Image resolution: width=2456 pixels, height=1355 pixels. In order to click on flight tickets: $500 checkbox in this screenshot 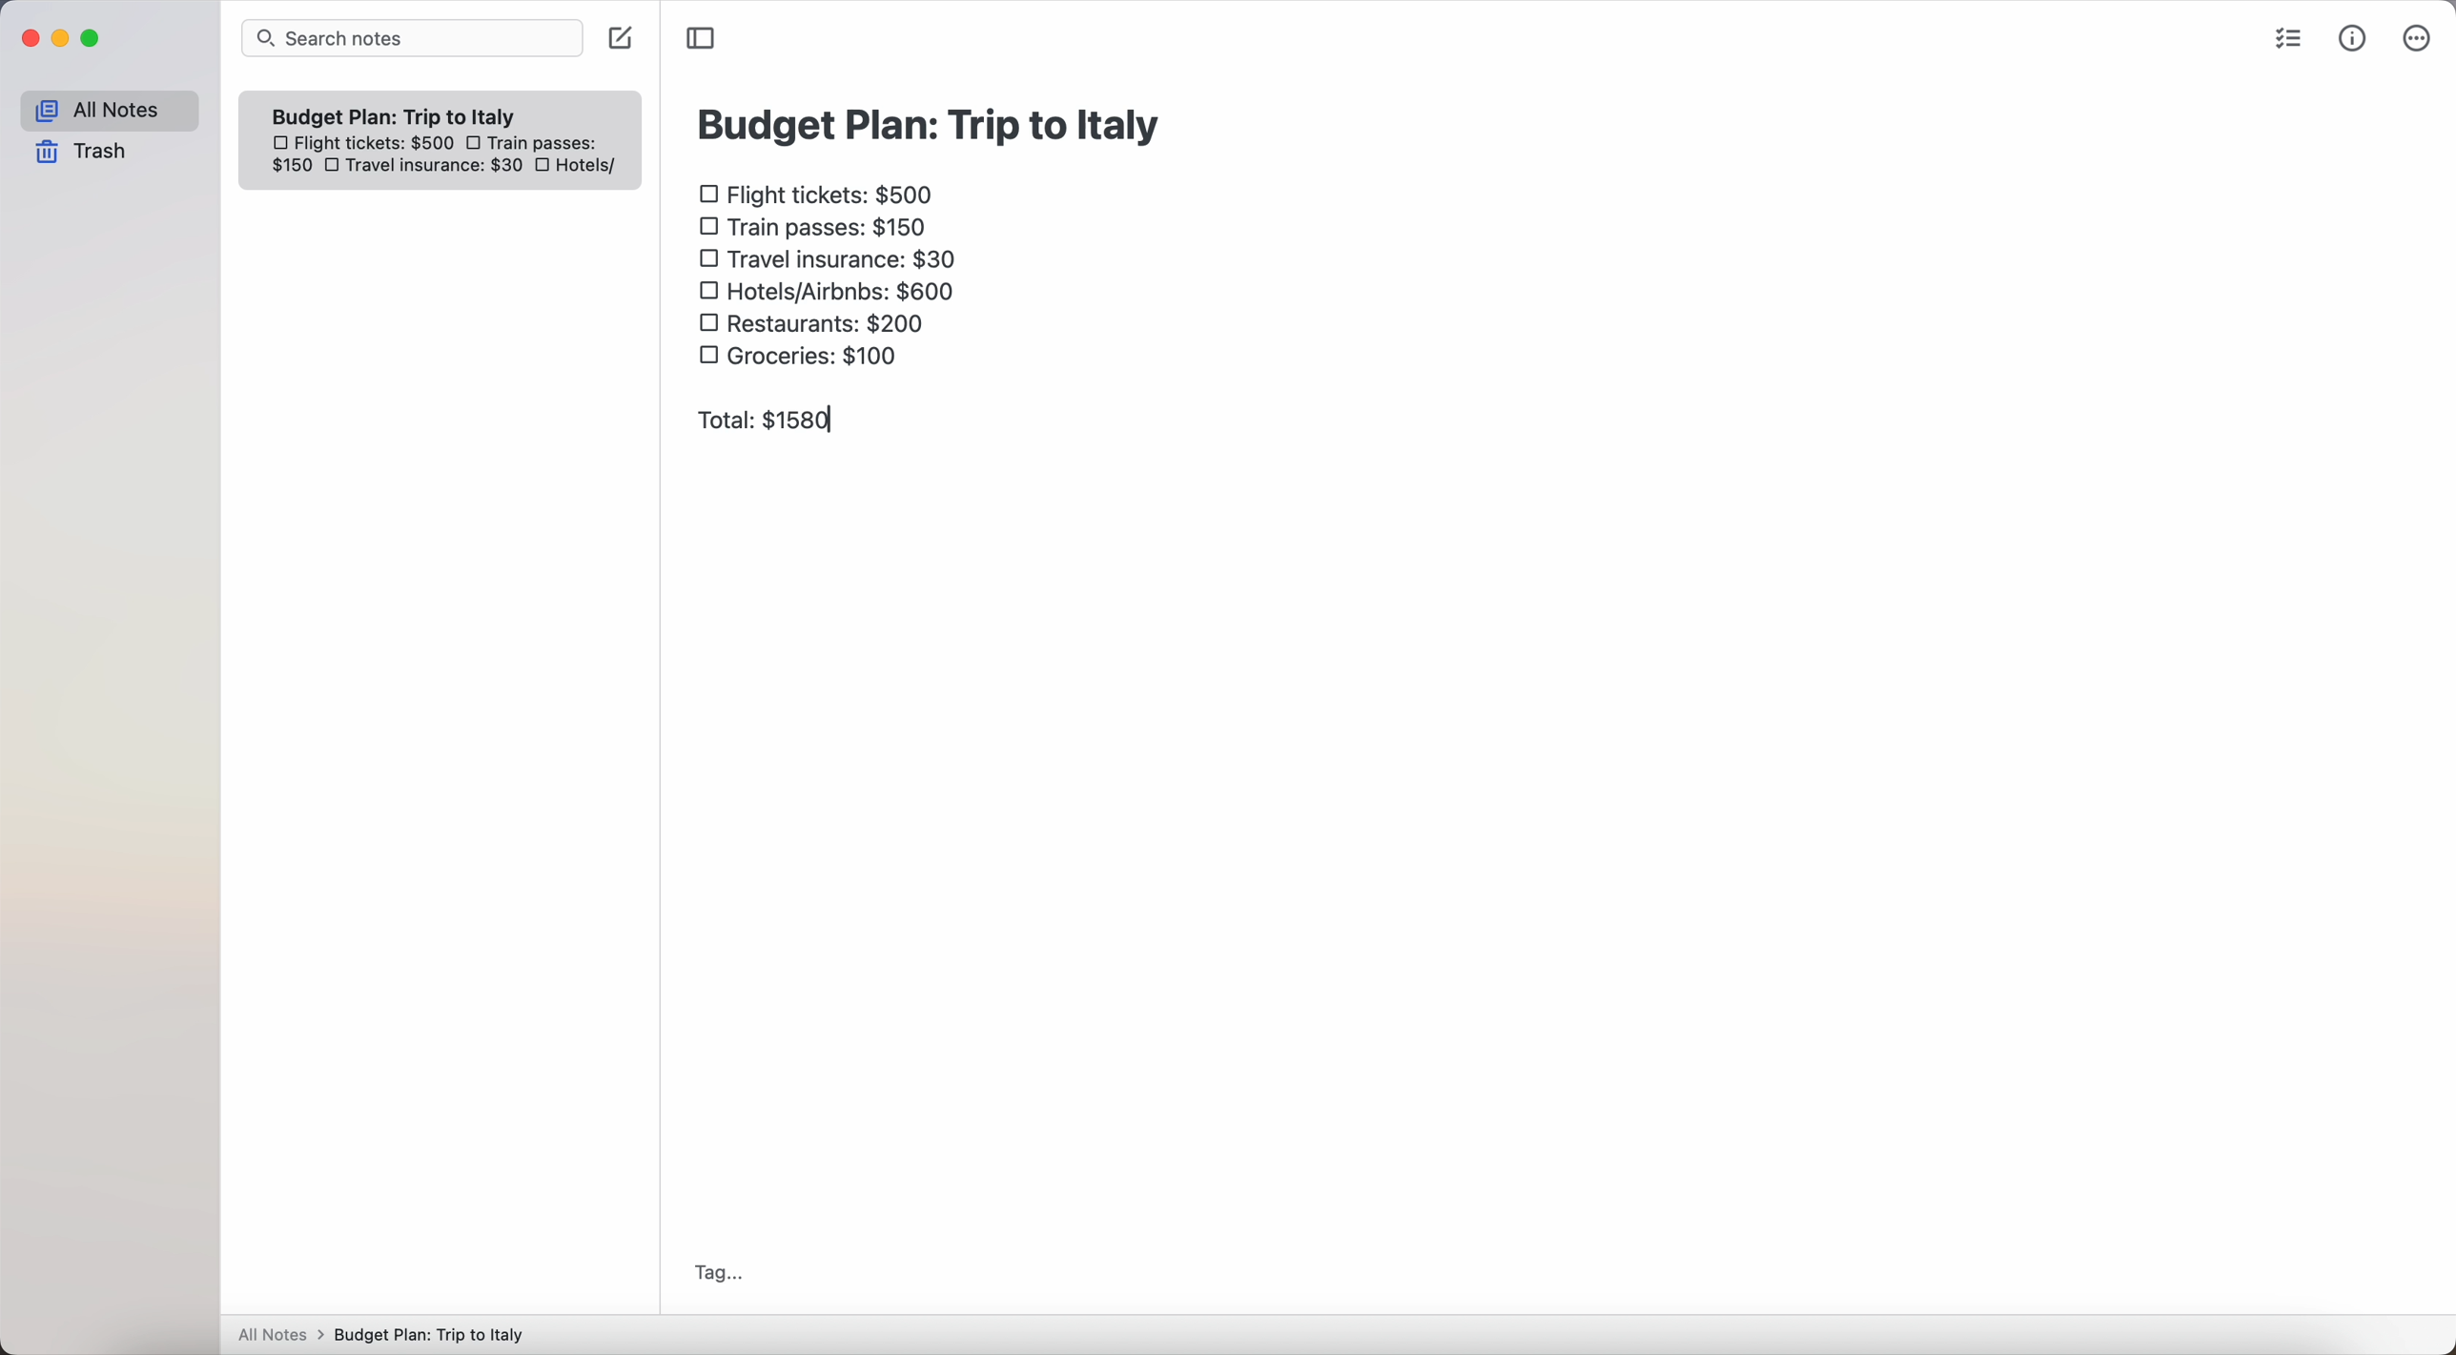, I will do `click(823, 196)`.